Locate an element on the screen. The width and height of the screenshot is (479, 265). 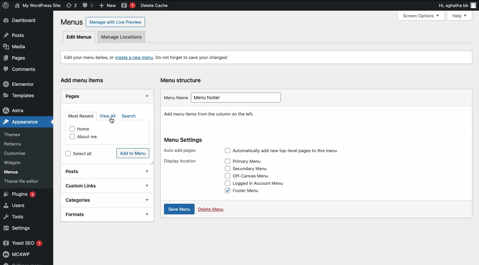
Yoast is located at coordinates (128, 6).